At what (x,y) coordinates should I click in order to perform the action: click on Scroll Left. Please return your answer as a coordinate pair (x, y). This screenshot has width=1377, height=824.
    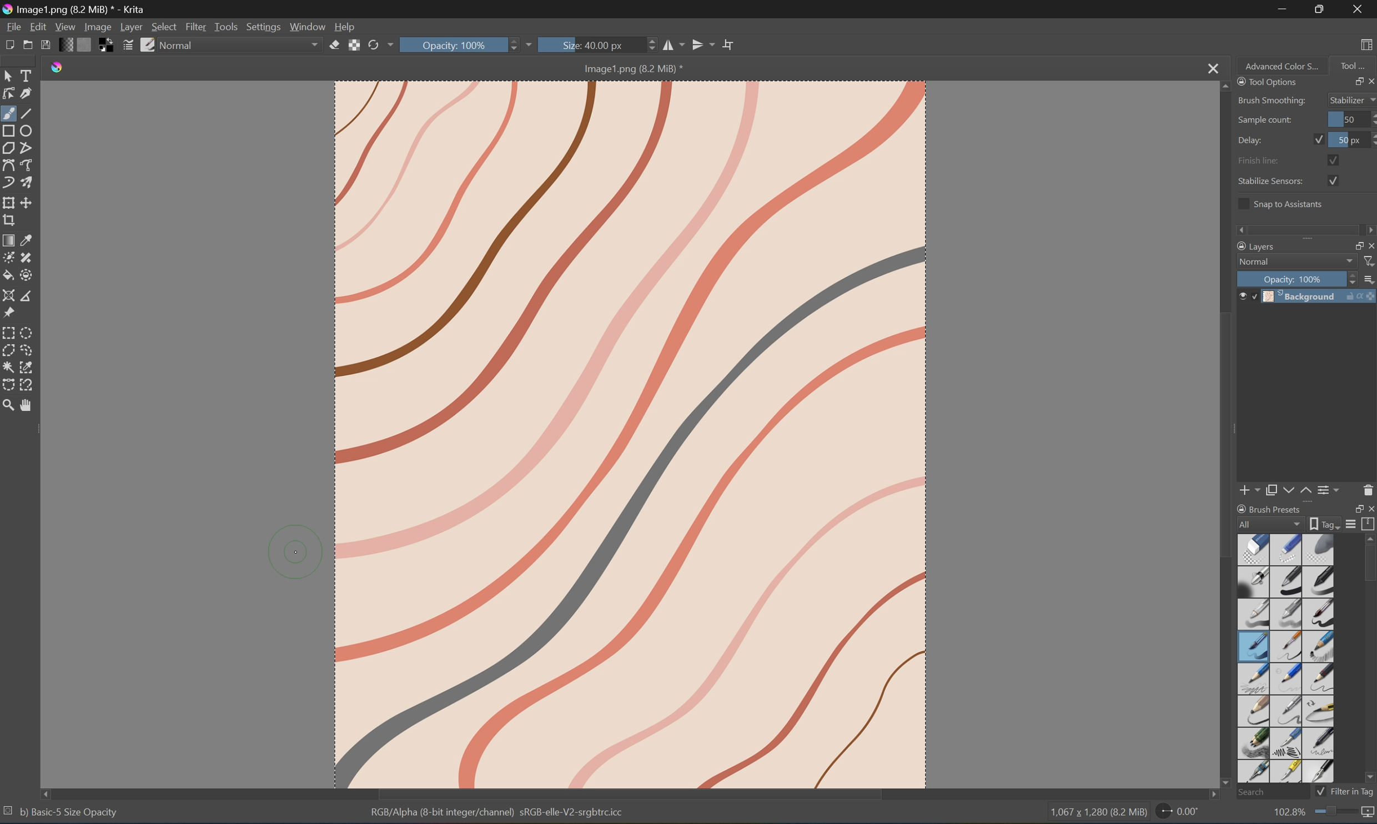
    Looking at the image, I should click on (47, 792).